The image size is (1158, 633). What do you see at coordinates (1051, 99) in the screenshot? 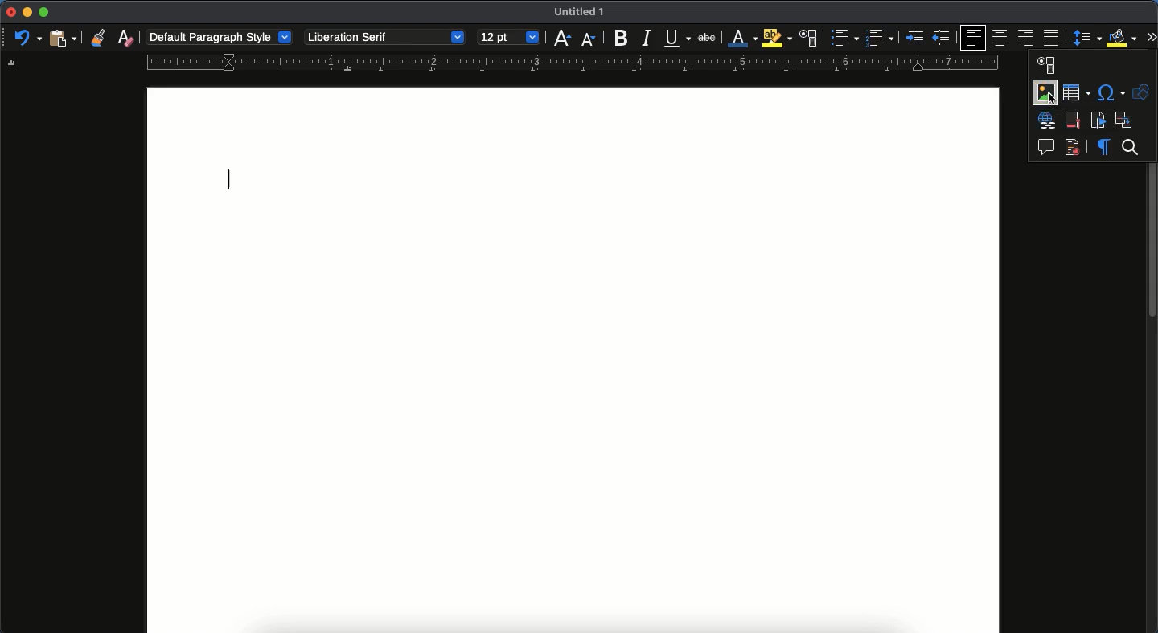
I see `Cursor` at bounding box center [1051, 99].